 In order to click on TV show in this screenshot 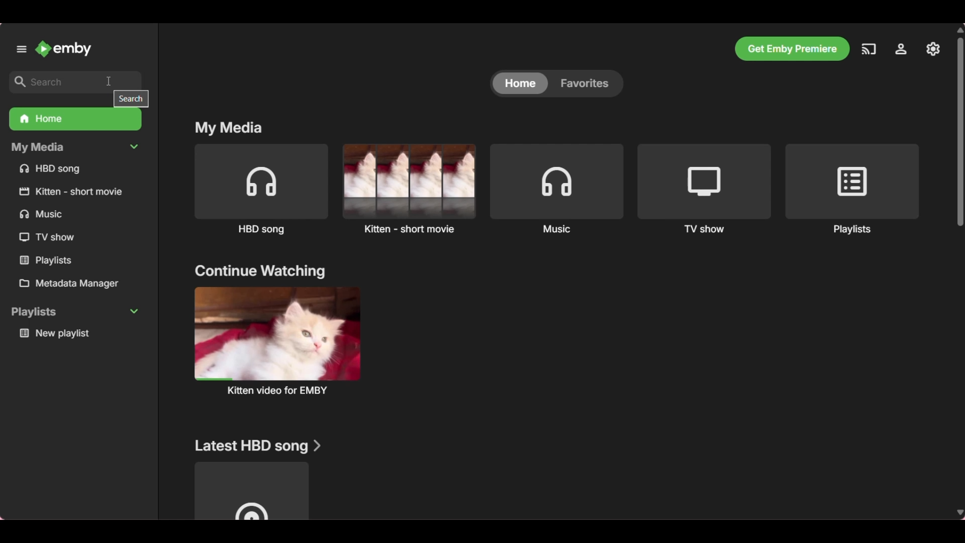, I will do `click(705, 189)`.